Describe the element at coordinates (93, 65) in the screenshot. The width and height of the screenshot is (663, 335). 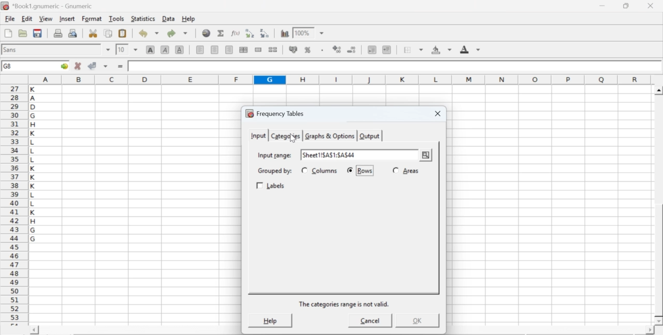
I see `accept changes` at that location.